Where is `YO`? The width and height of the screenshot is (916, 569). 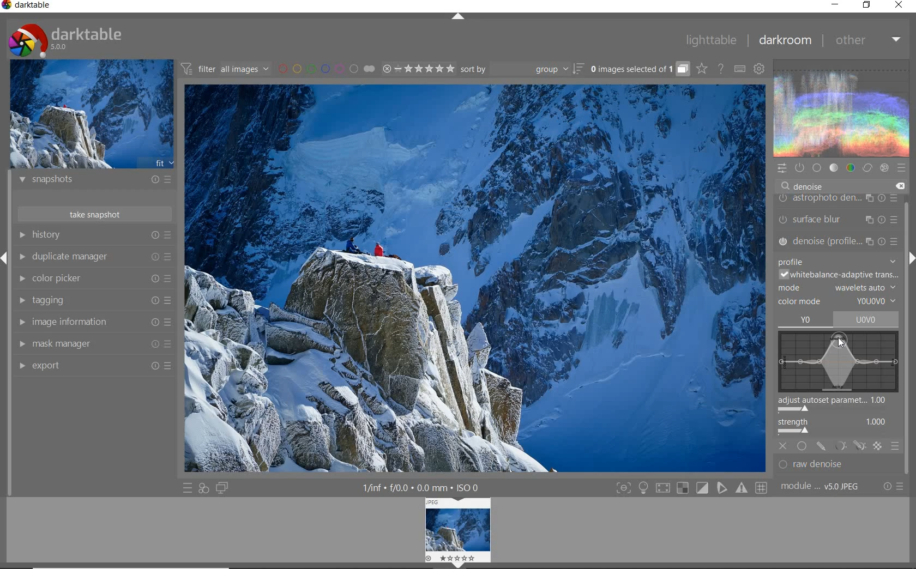
YO is located at coordinates (806, 320).